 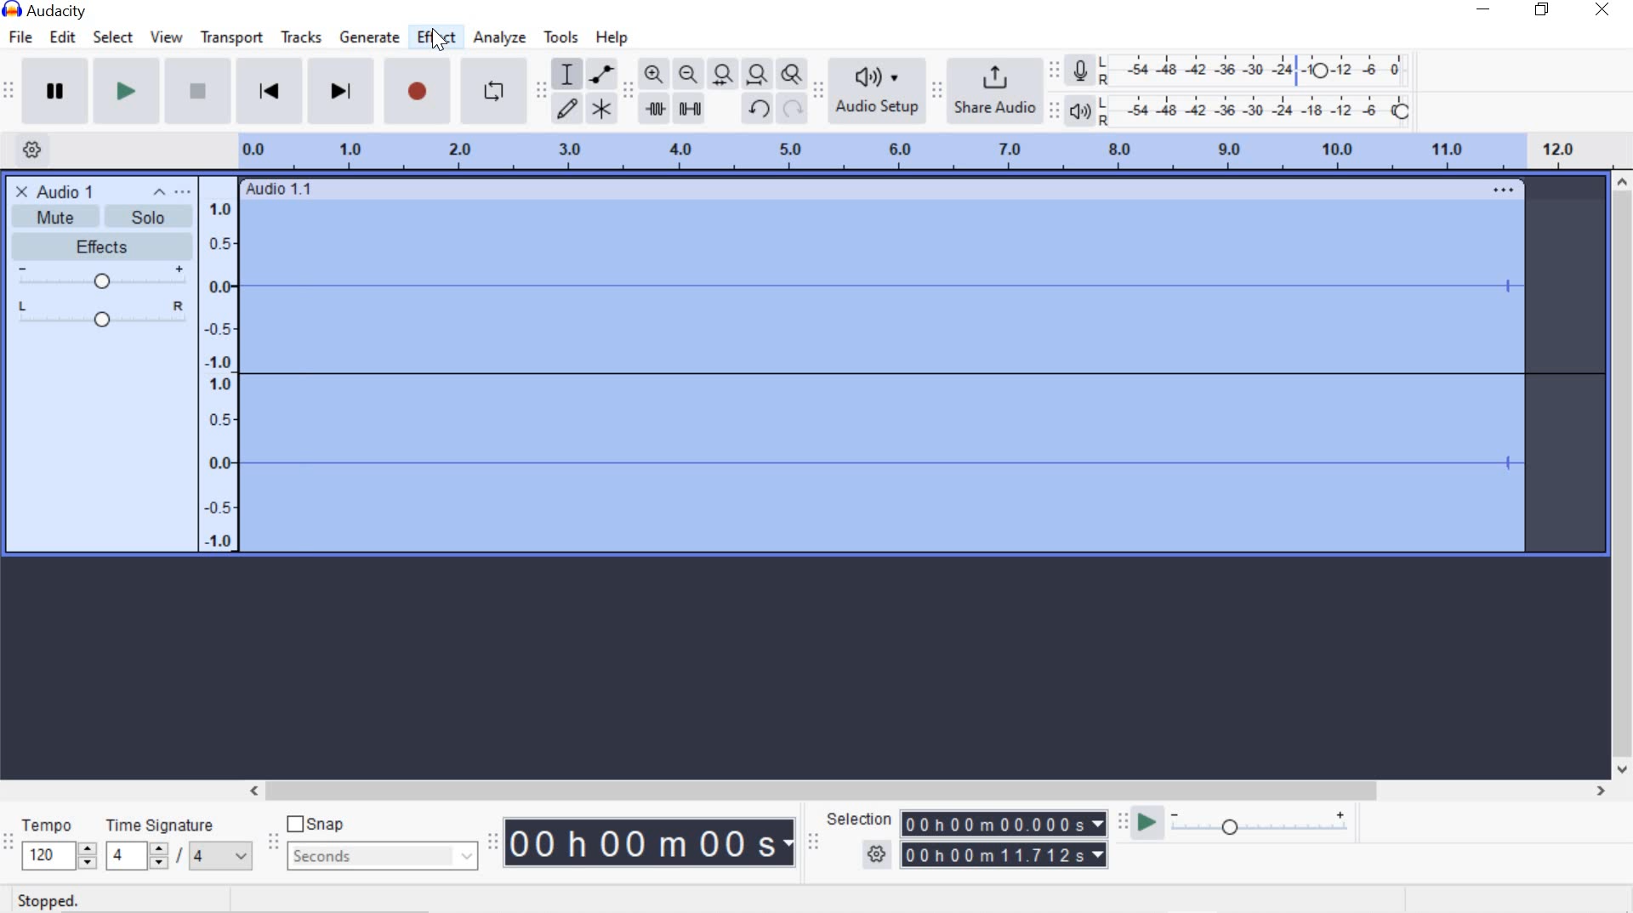 What do you see at coordinates (793, 77) in the screenshot?
I see `Zoom Toggle` at bounding box center [793, 77].